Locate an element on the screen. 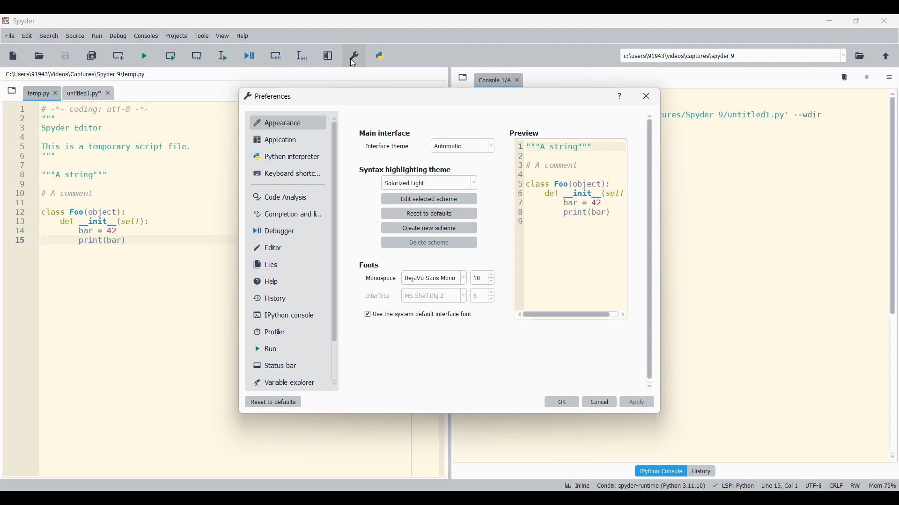 This screenshot has height=505, width=899. Debugger is located at coordinates (288, 231).